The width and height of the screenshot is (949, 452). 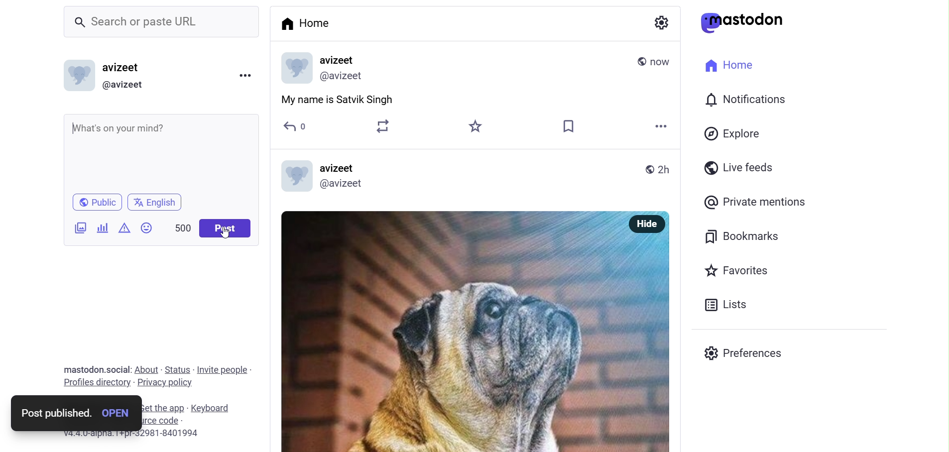 I want to click on Post , so click(x=229, y=229).